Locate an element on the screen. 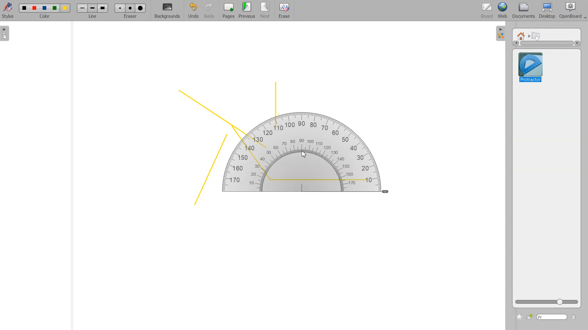 The image size is (588, 330). ZOOM Icon  is located at coordinates (547, 302).